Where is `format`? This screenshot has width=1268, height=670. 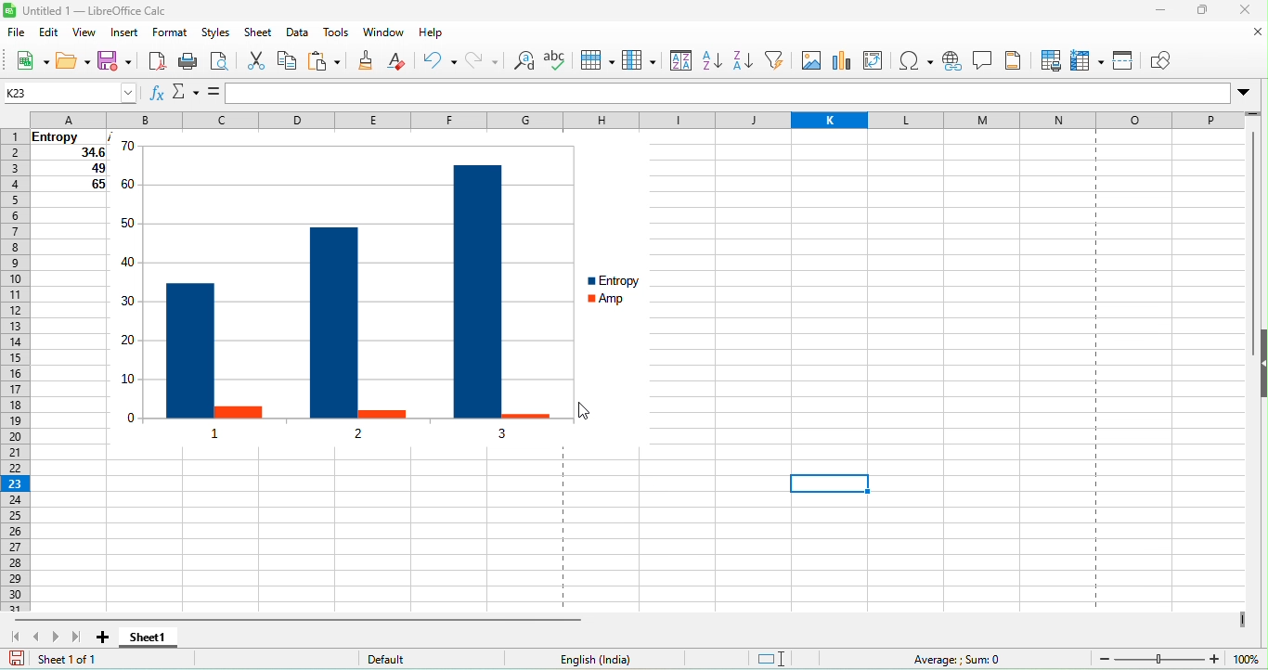 format is located at coordinates (174, 36).